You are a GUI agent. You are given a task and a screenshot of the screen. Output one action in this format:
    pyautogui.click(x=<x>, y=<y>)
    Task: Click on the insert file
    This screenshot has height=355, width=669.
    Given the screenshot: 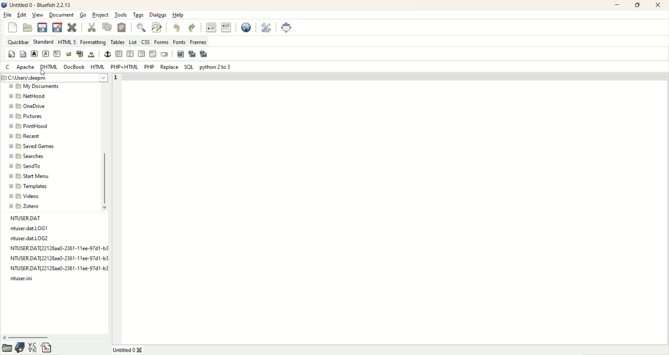 What is the action you would take?
    pyautogui.click(x=47, y=348)
    